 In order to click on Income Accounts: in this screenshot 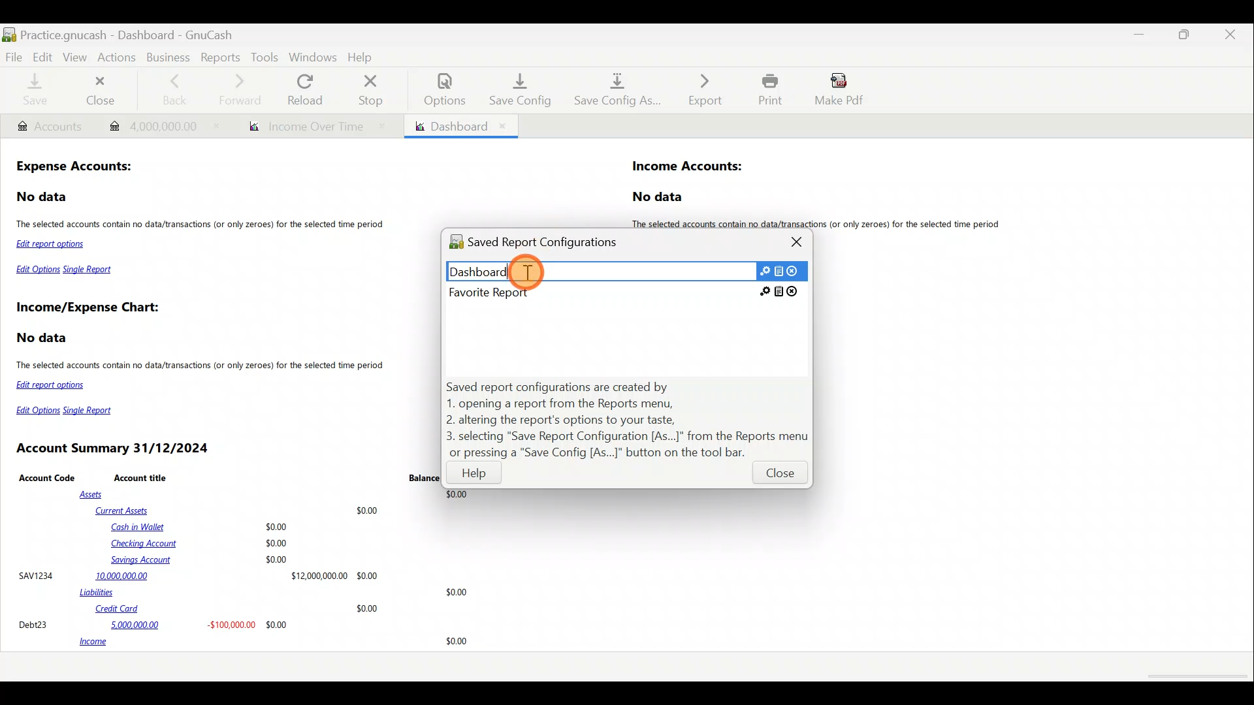, I will do `click(688, 167)`.